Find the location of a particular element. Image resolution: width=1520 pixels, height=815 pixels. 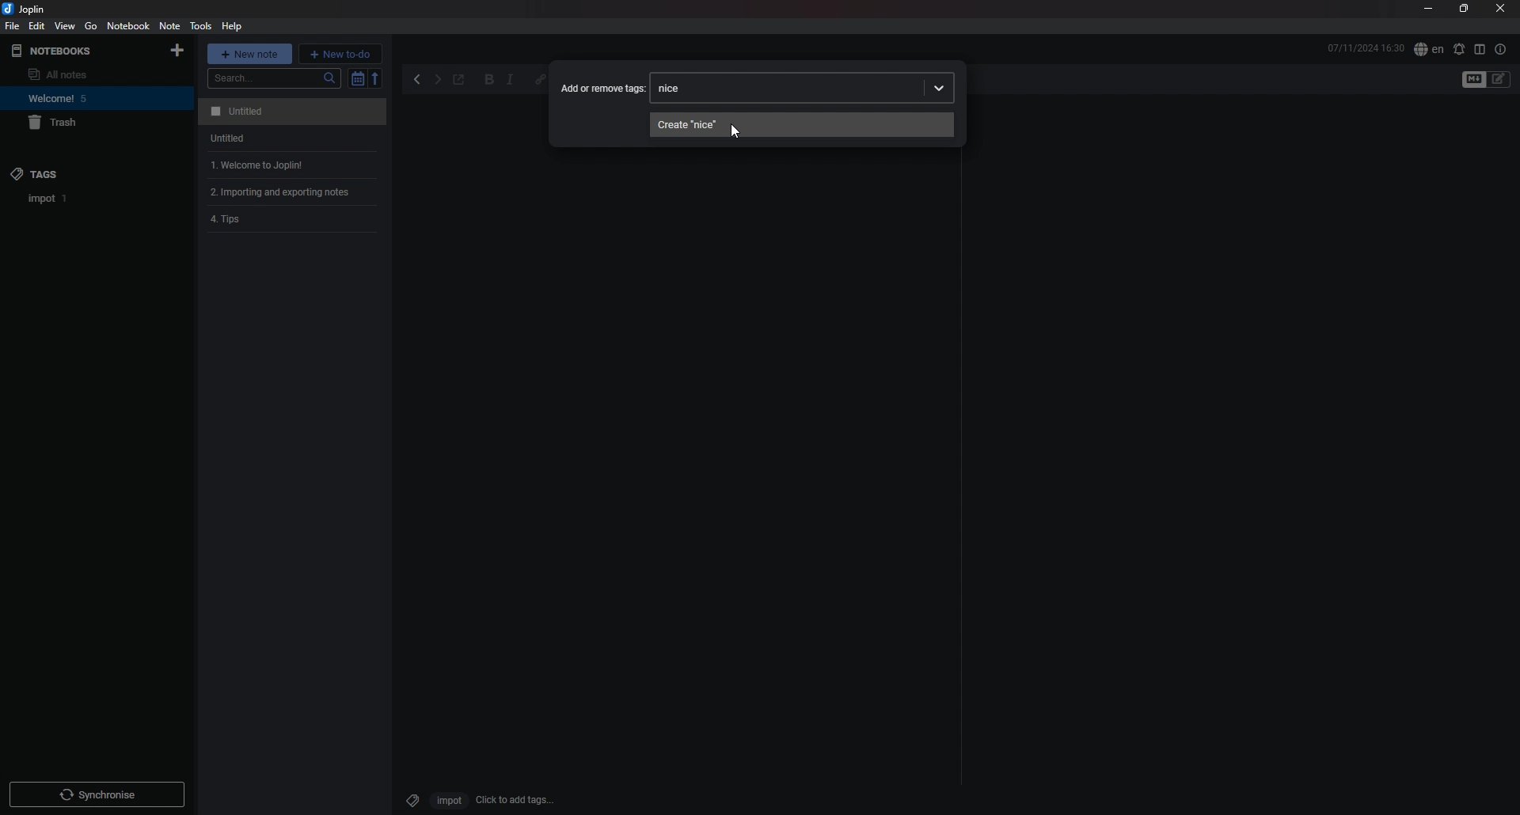

new todo is located at coordinates (340, 53).